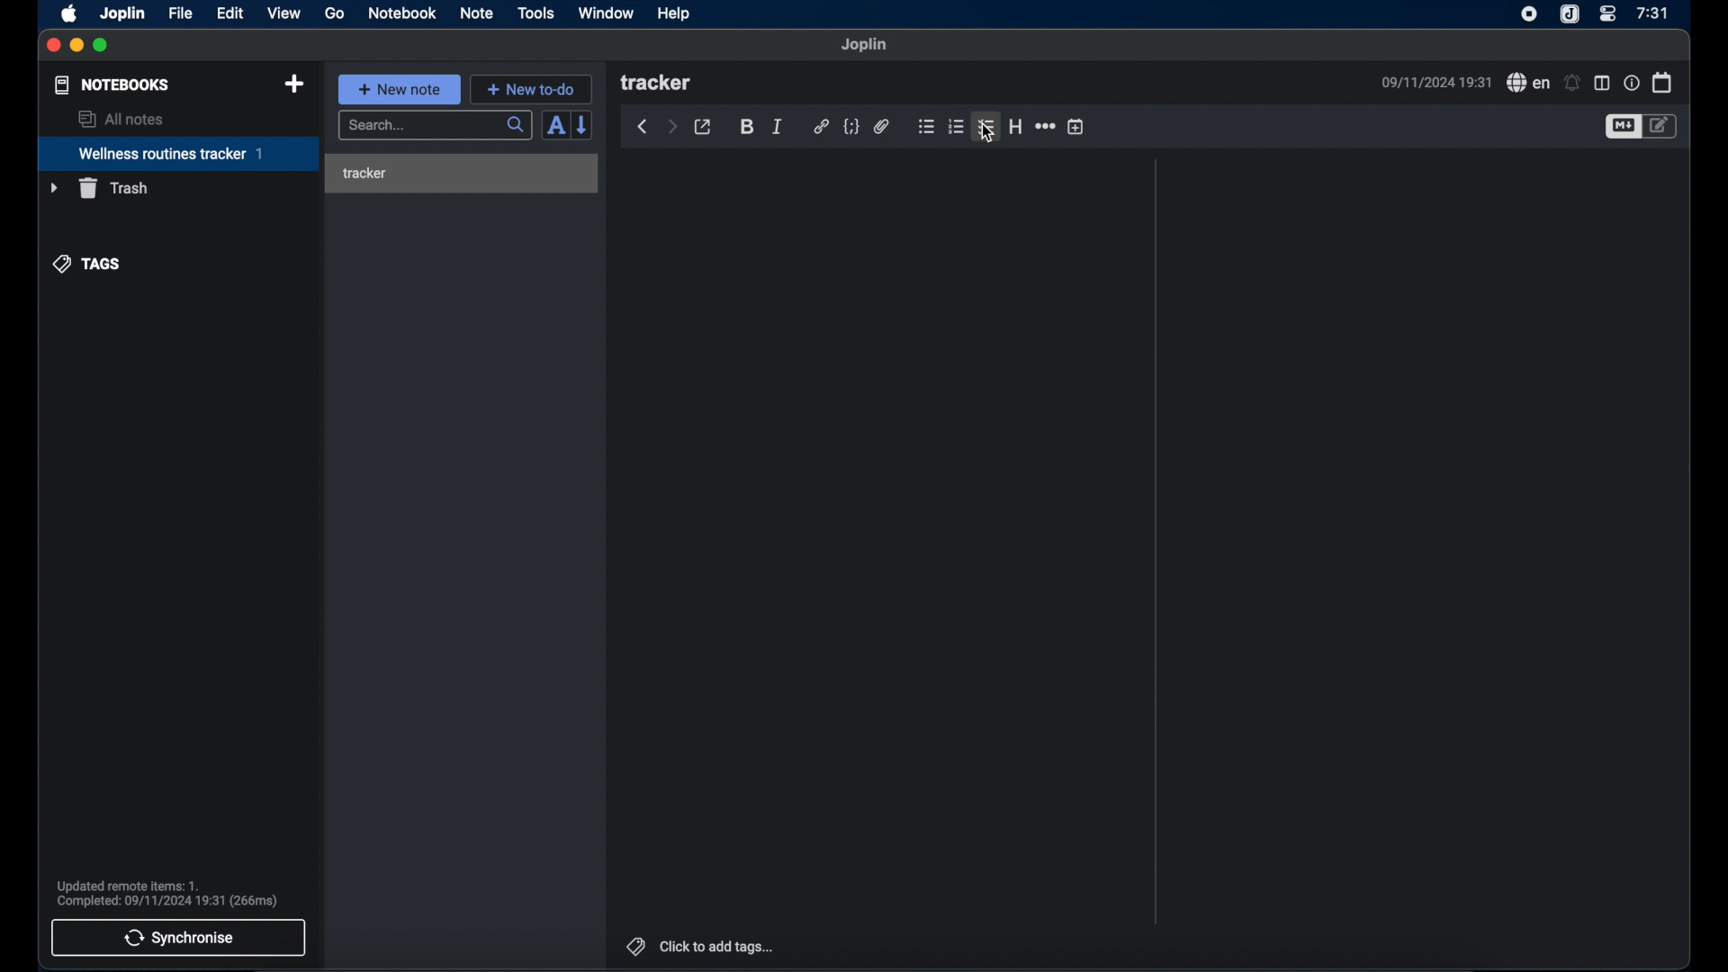 Image resolution: width=1728 pixels, height=972 pixels. What do you see at coordinates (988, 131) in the screenshot?
I see `cursor` at bounding box center [988, 131].